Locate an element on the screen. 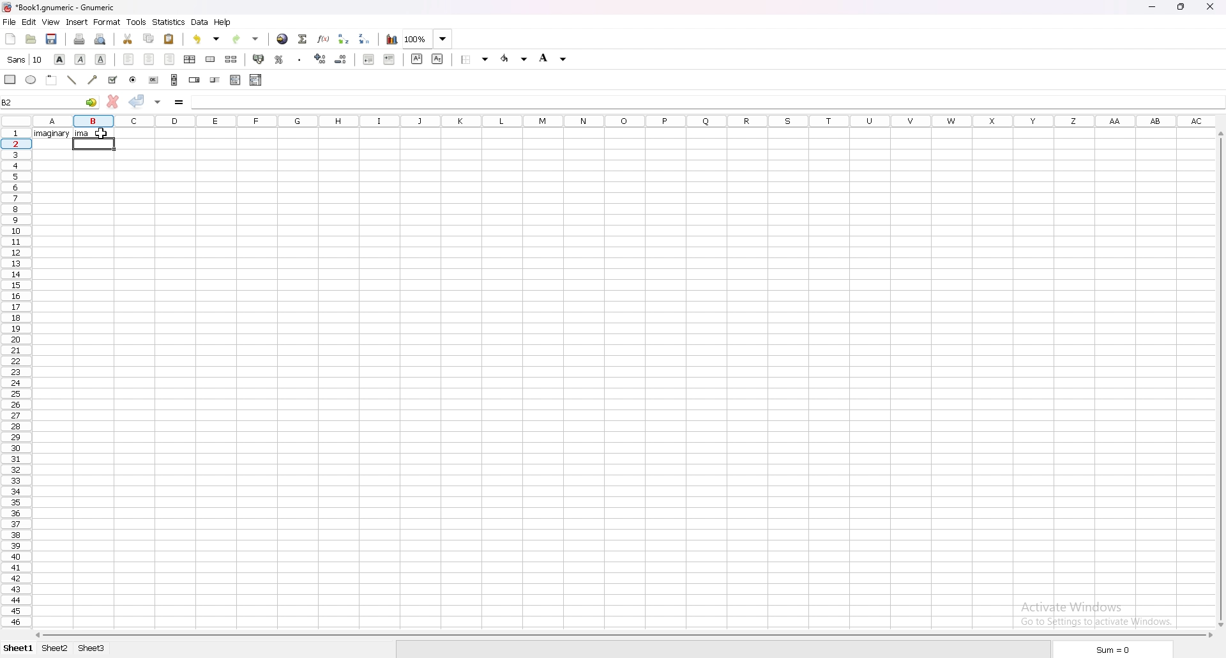  new is located at coordinates (10, 39).